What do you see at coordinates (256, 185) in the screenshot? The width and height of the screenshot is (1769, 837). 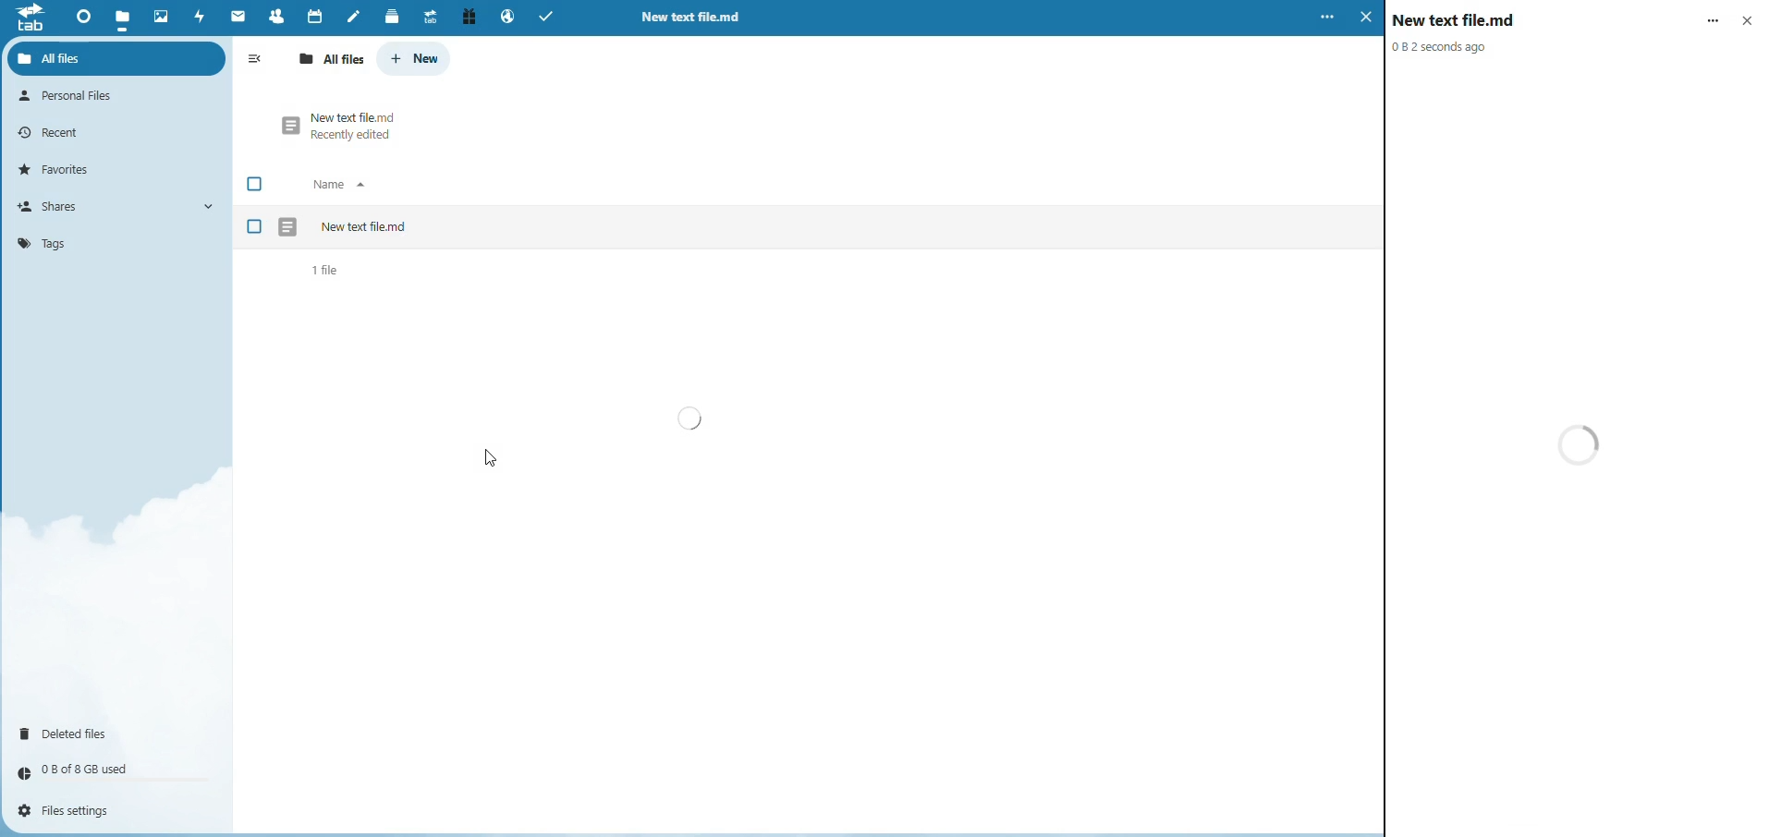 I see `Check Box` at bounding box center [256, 185].